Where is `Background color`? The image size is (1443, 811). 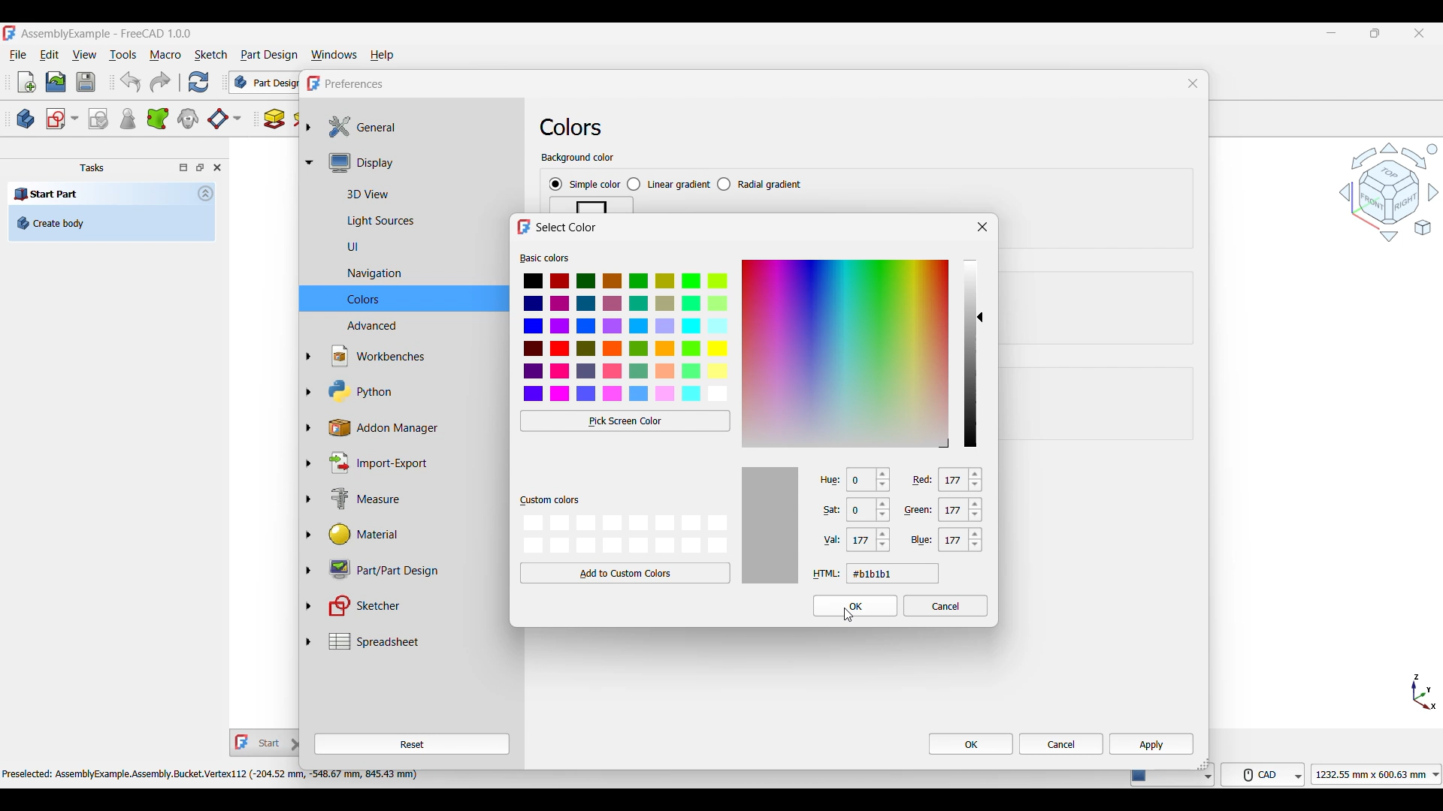
Background color is located at coordinates (578, 158).